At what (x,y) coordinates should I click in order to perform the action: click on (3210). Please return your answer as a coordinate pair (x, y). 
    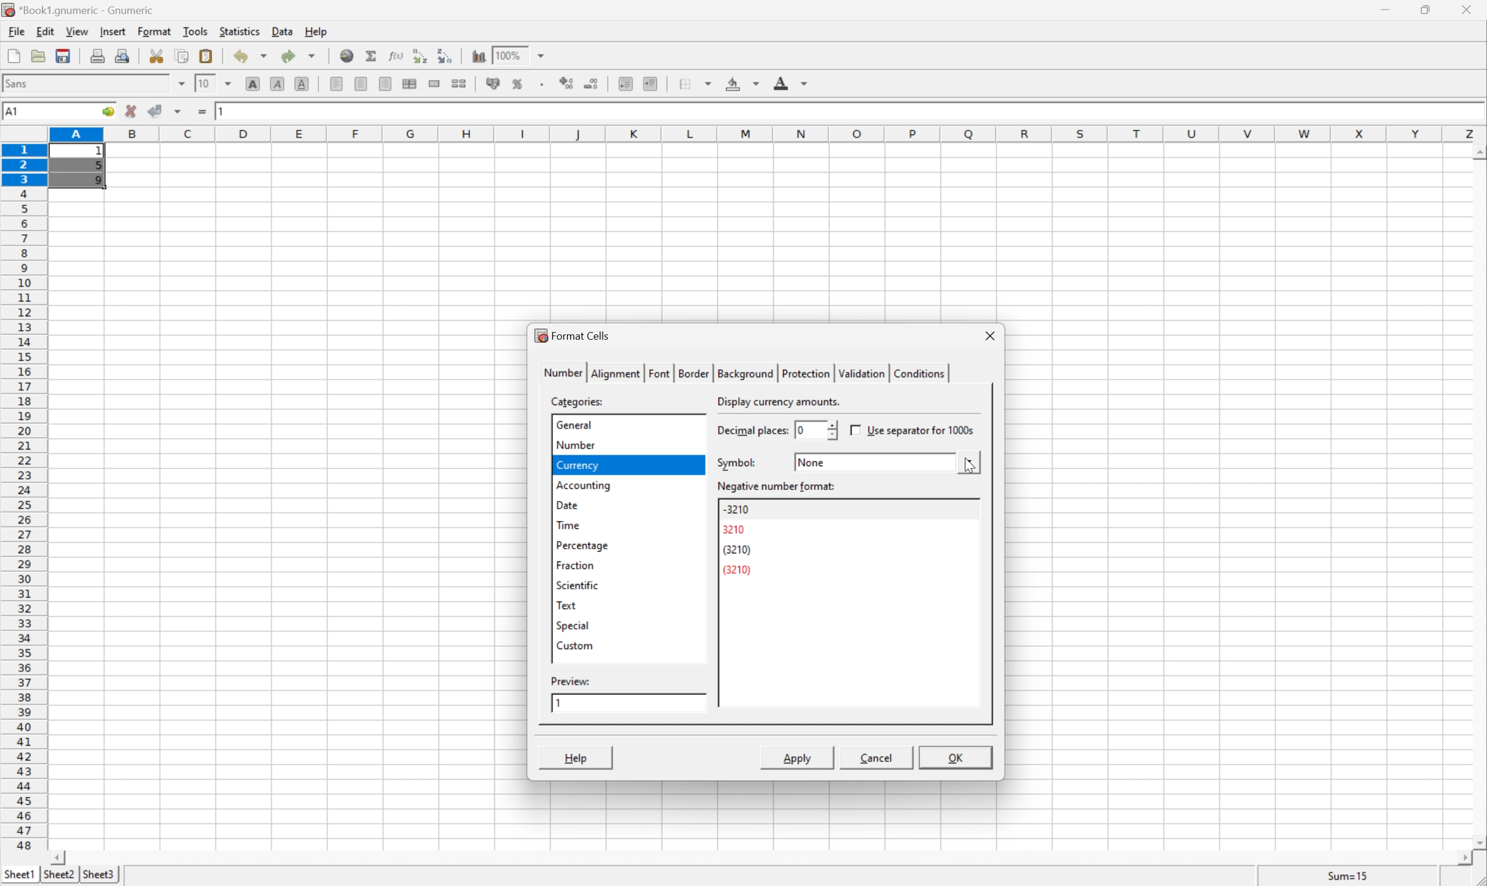
    Looking at the image, I should click on (739, 549).